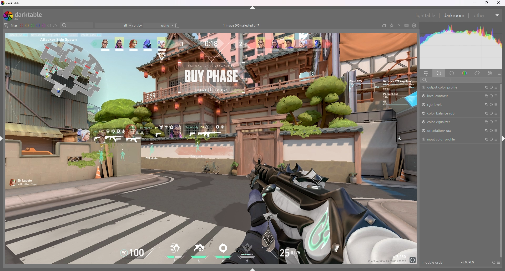 This screenshot has width=505, height=271. Describe the element at coordinates (485, 139) in the screenshot. I see `multiple instances action` at that location.